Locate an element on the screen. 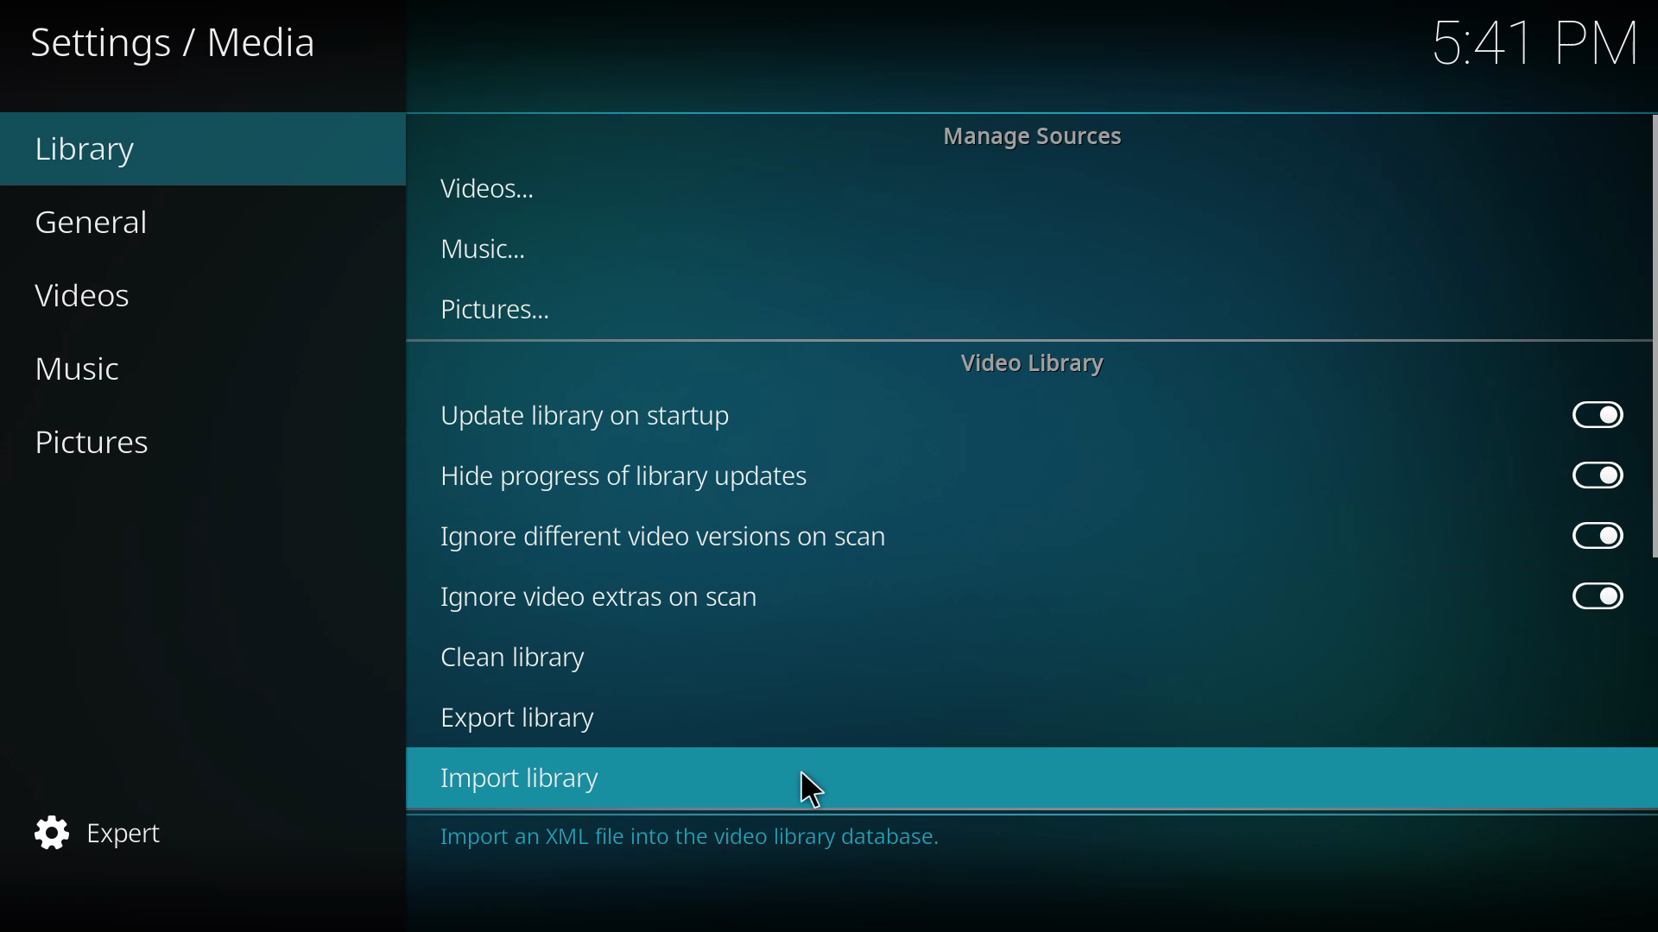  video library is located at coordinates (1022, 365).